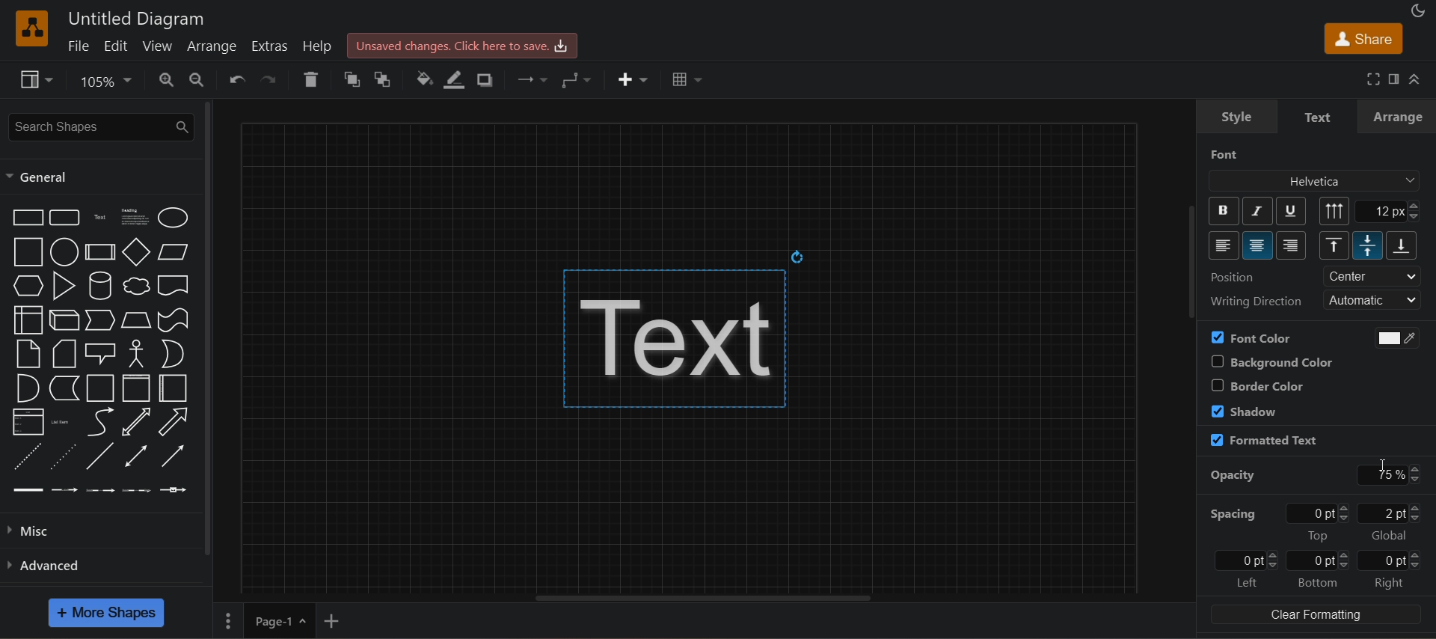  What do you see at coordinates (1224, 245) in the screenshot?
I see `left` at bounding box center [1224, 245].